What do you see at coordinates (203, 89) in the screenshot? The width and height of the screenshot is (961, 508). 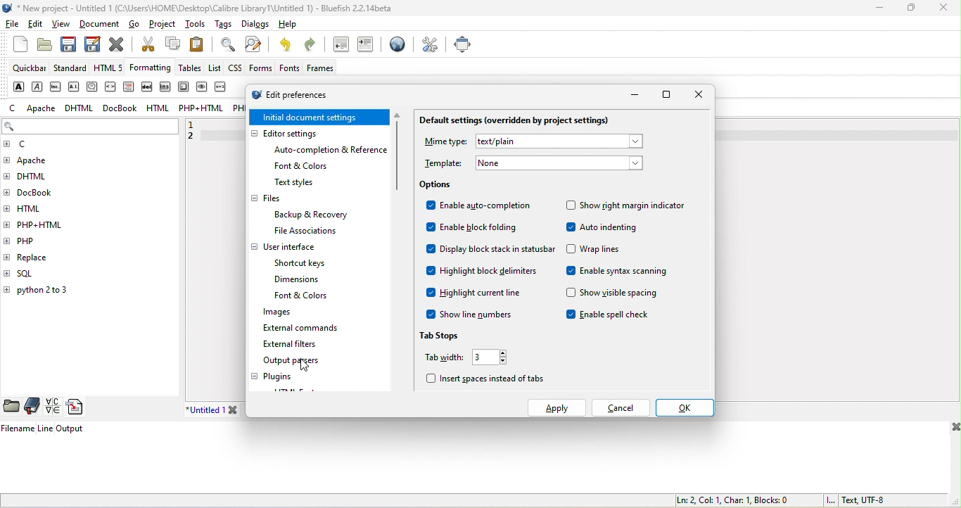 I see `sample` at bounding box center [203, 89].